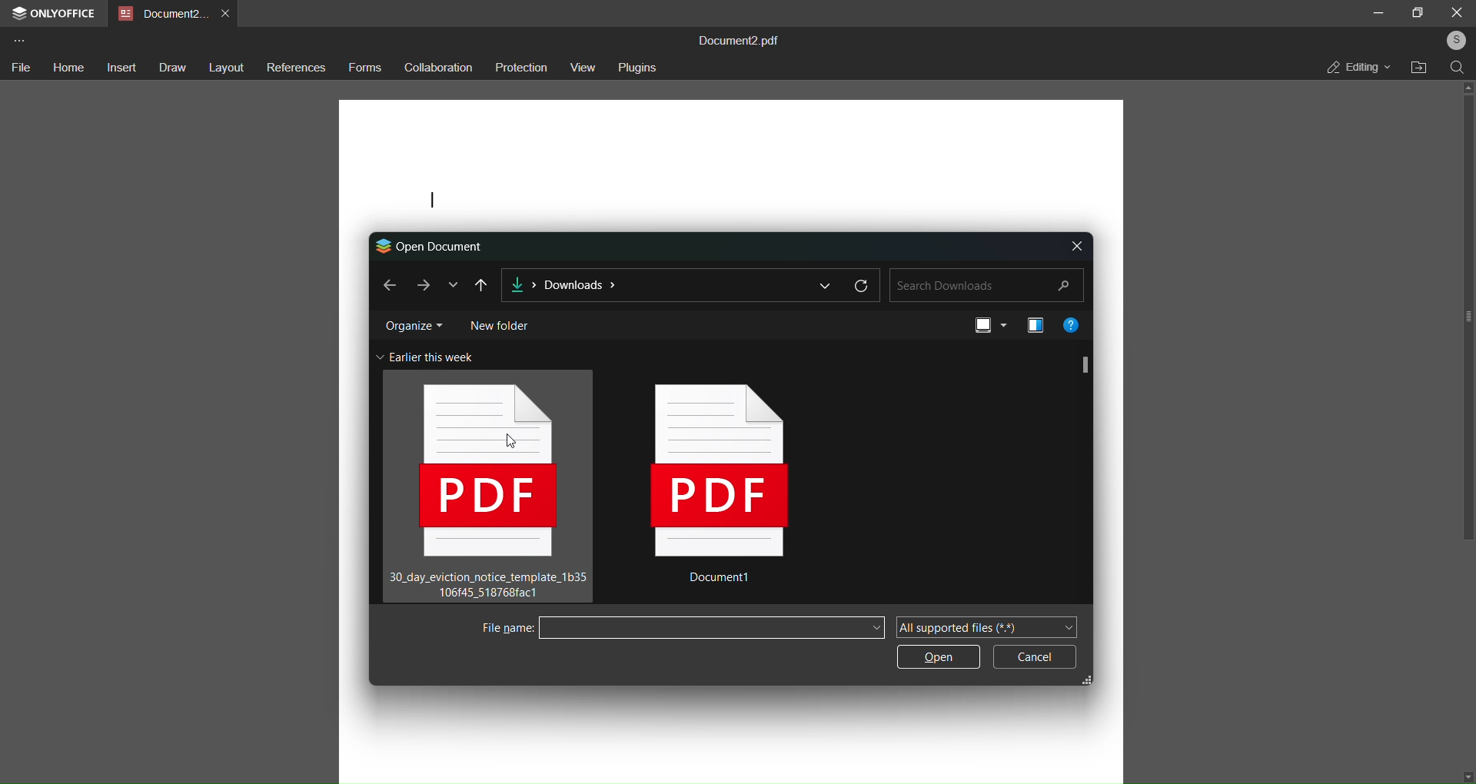  What do you see at coordinates (228, 12) in the screenshot?
I see `close tab` at bounding box center [228, 12].